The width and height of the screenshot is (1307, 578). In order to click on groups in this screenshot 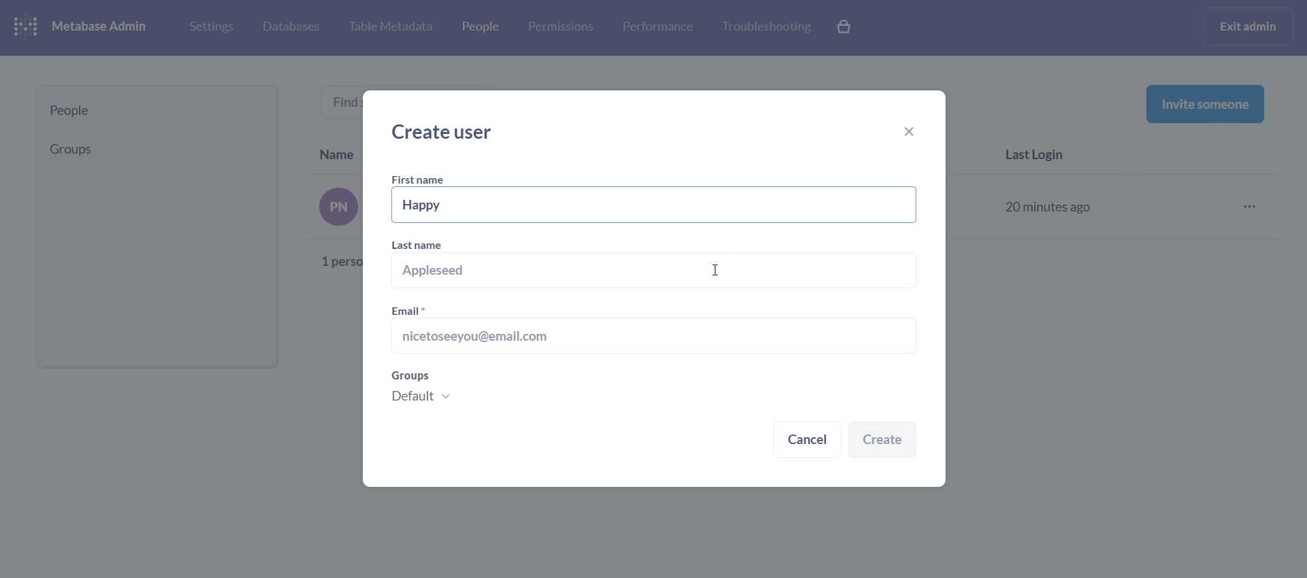, I will do `click(152, 149)`.